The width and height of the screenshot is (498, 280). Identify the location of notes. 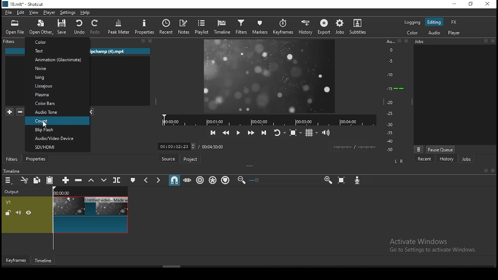
(185, 26).